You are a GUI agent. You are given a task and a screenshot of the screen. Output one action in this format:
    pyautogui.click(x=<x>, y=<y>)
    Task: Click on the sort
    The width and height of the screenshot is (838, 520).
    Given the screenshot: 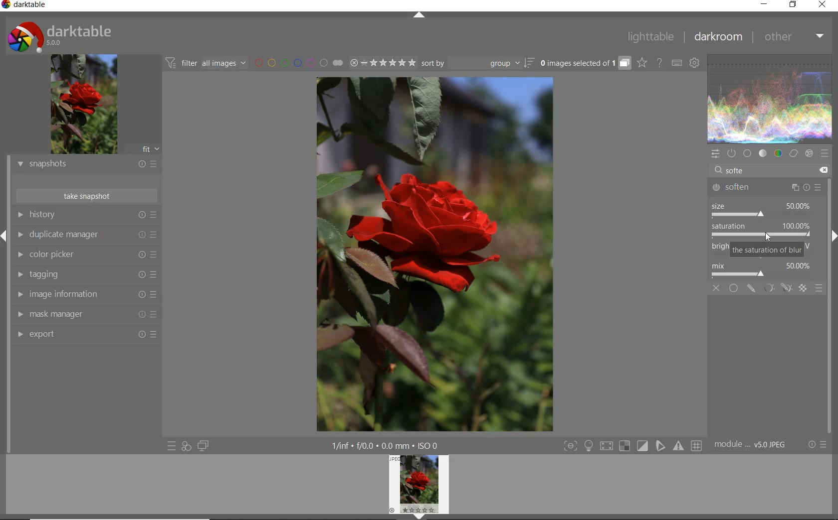 What is the action you would take?
    pyautogui.click(x=478, y=64)
    